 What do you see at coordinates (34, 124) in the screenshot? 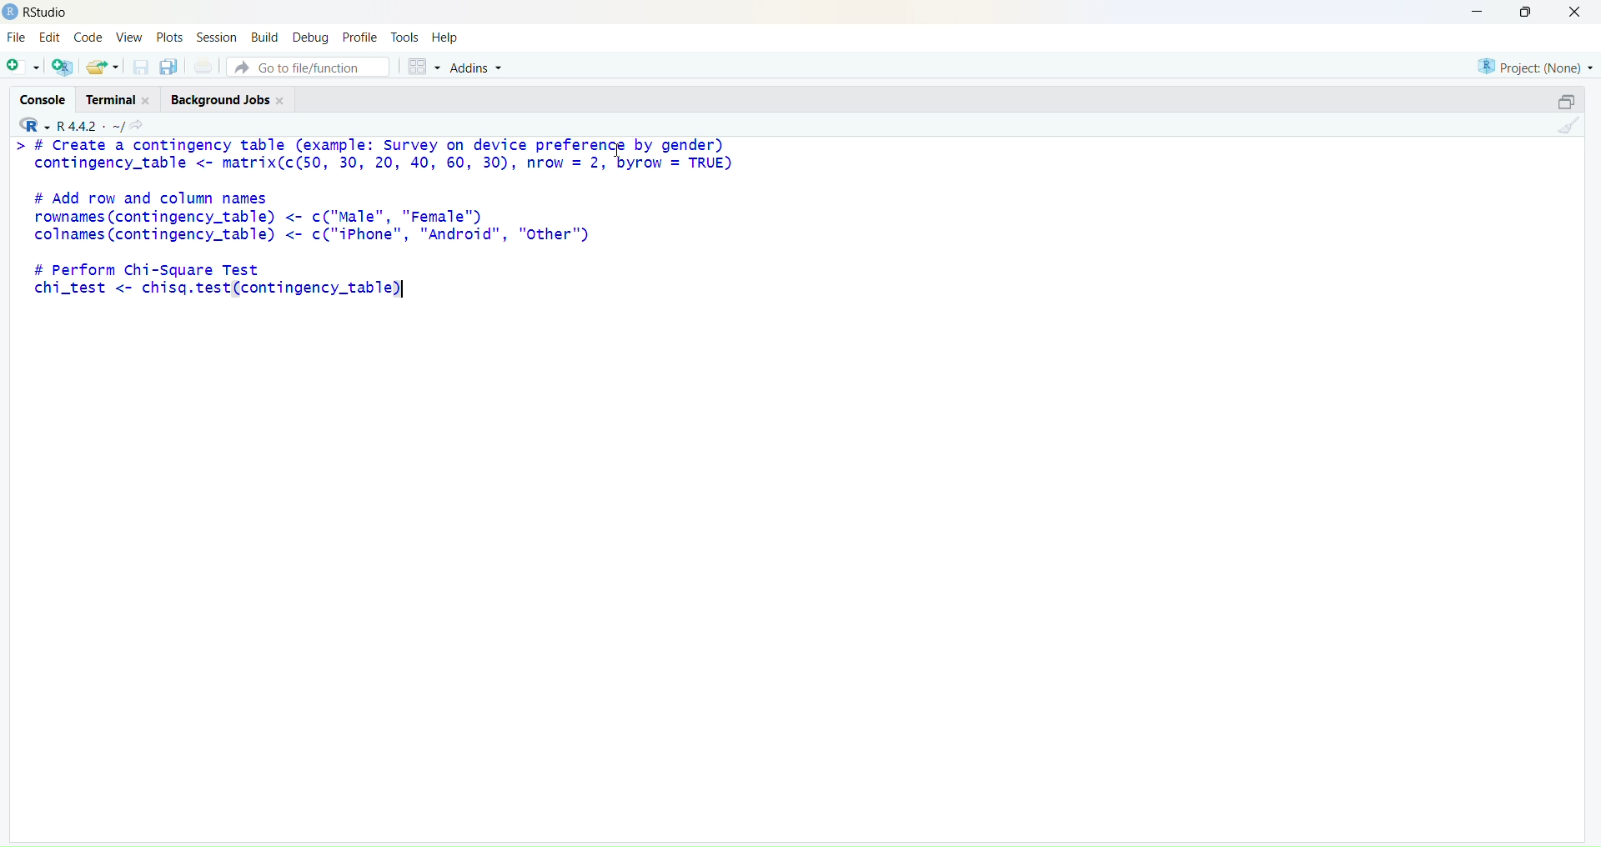
I see `R` at bounding box center [34, 124].